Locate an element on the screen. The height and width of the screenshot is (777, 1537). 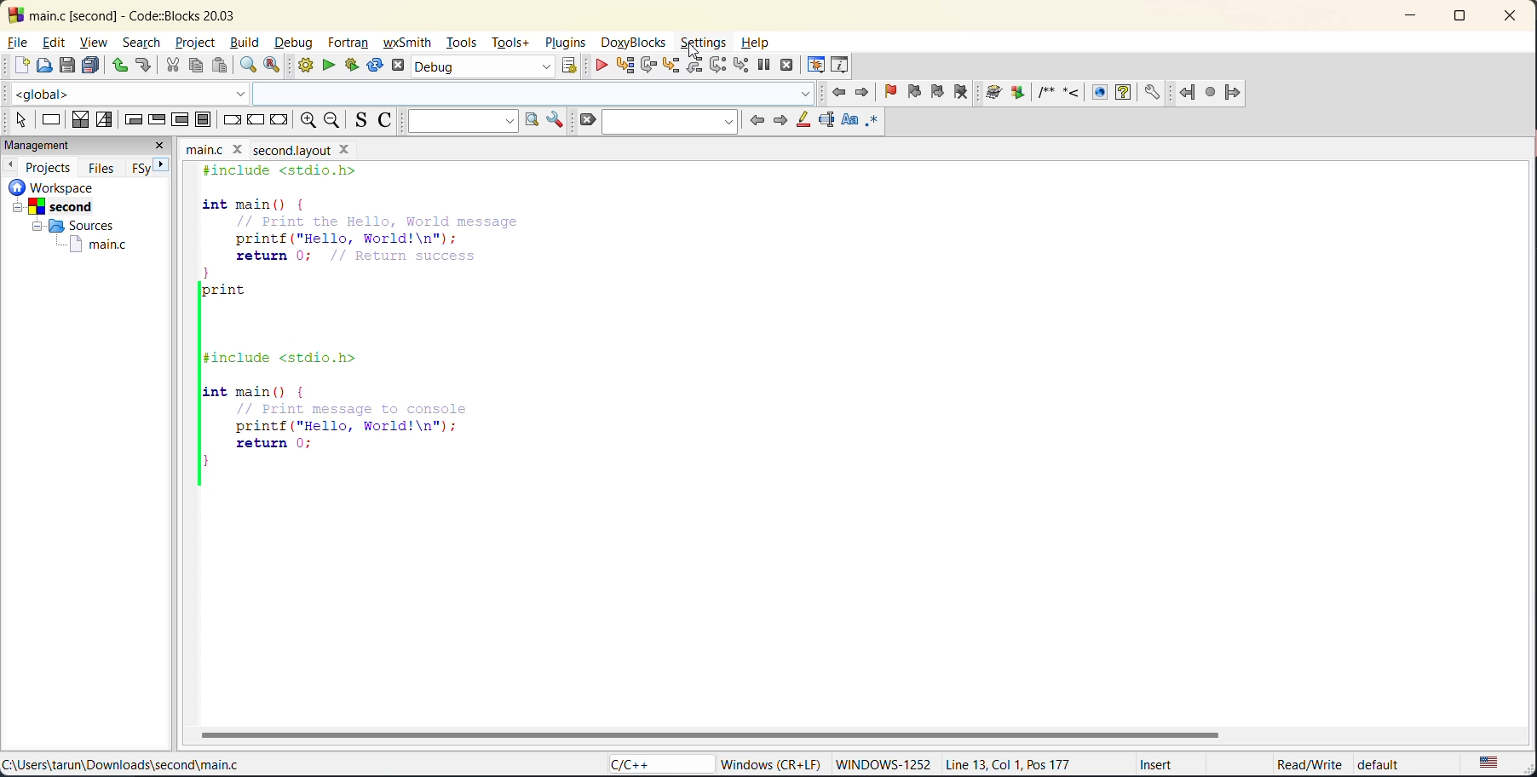
rebuild is located at coordinates (377, 66).